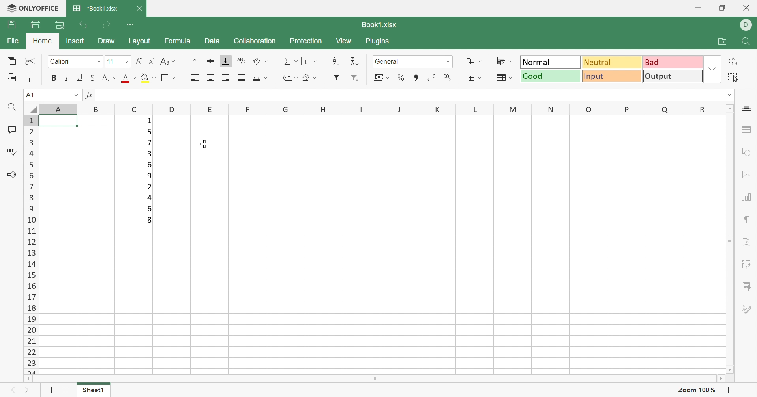  Describe the element at coordinates (11, 151) in the screenshot. I see `Check Spelling` at that location.